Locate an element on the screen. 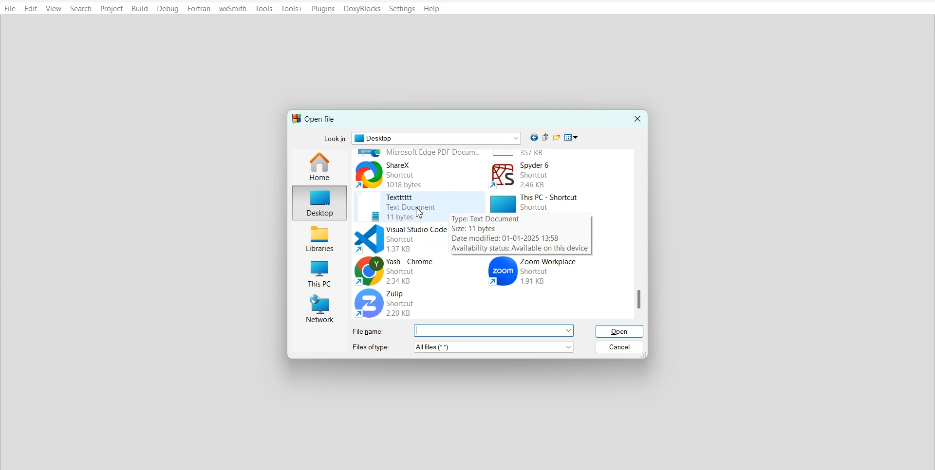 The height and width of the screenshot is (470, 935). Cursor is located at coordinates (418, 213).